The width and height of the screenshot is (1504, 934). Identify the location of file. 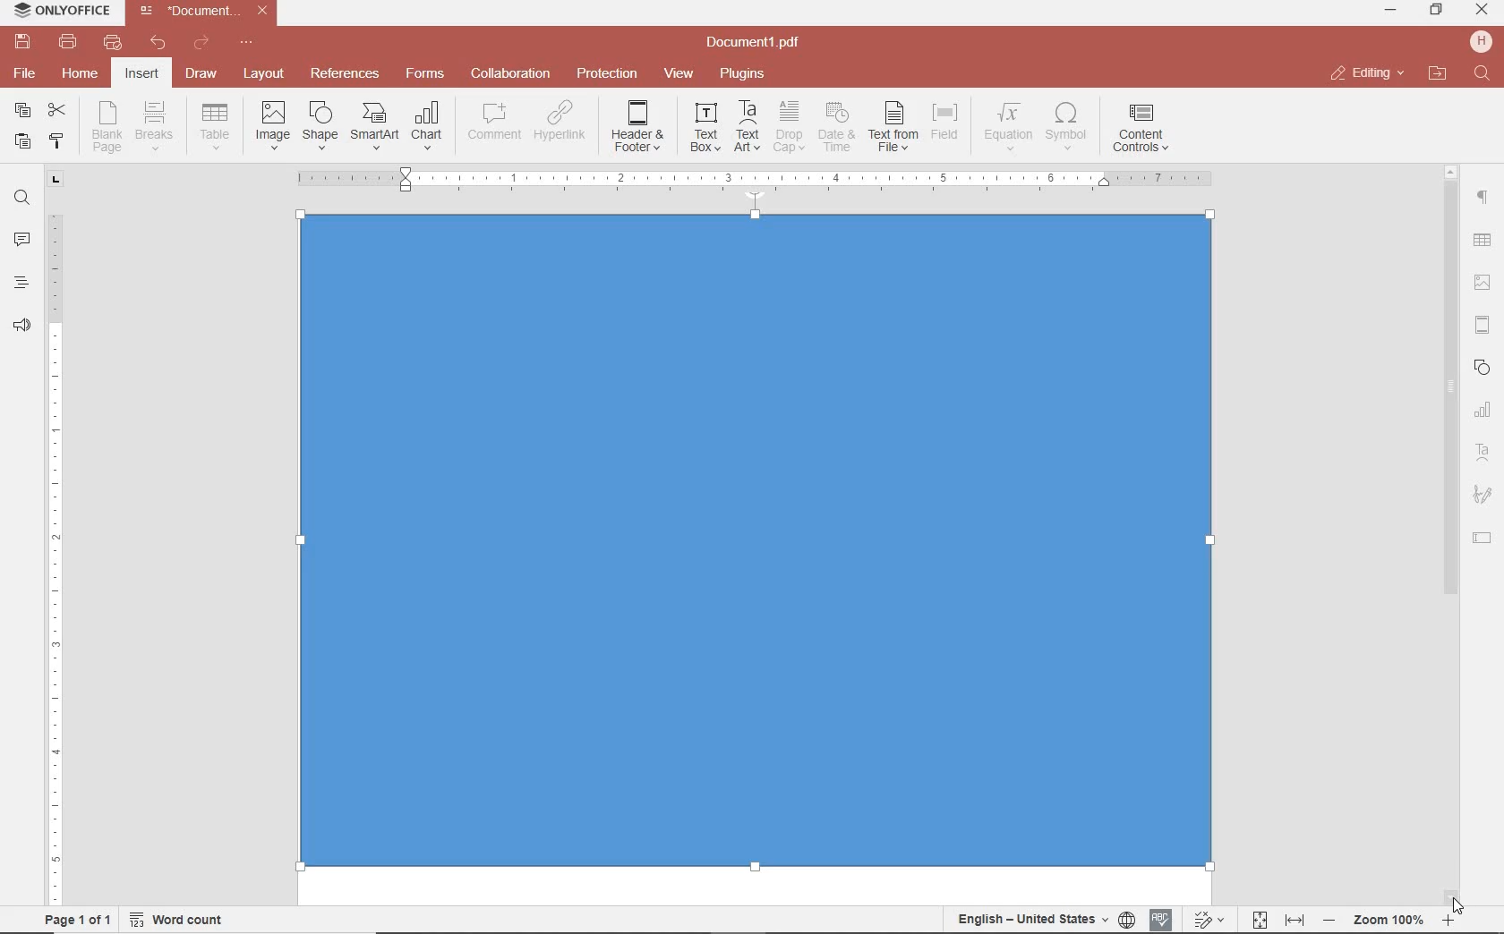
(26, 73).